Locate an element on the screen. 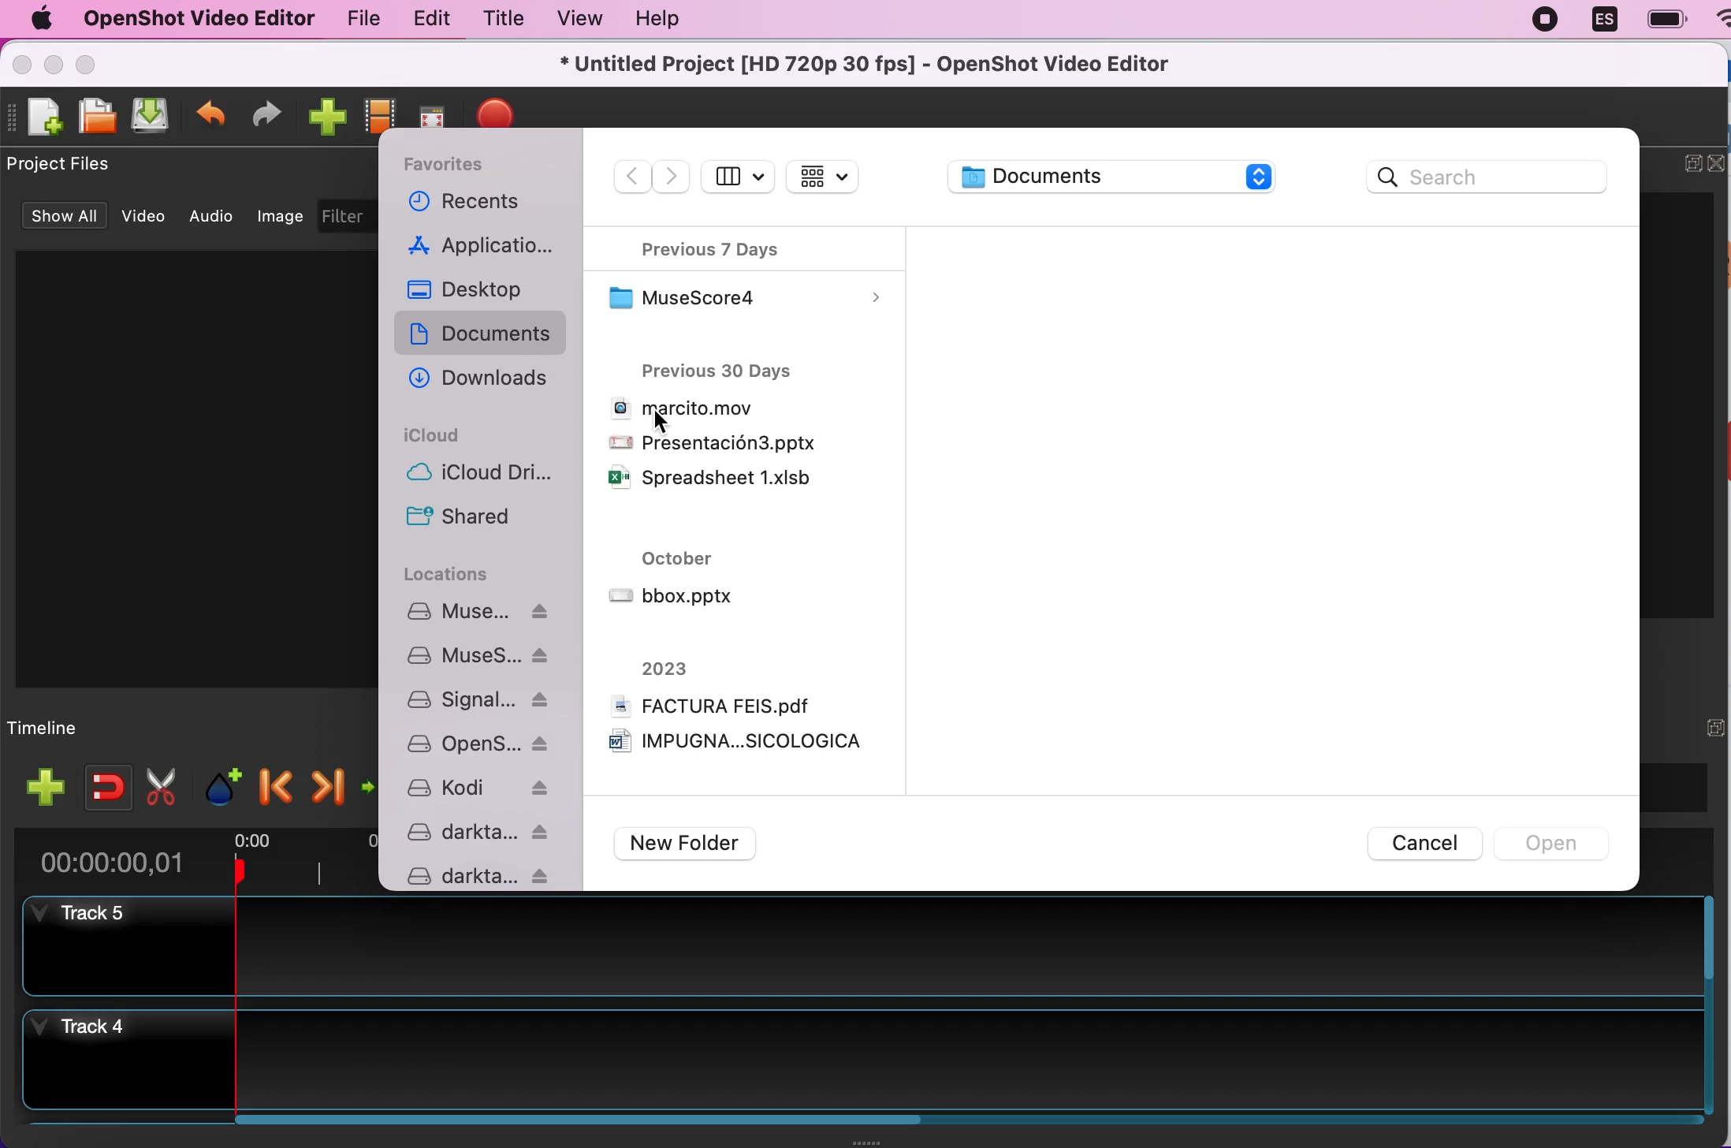 The image size is (1731, 1148). documents is located at coordinates (484, 333).